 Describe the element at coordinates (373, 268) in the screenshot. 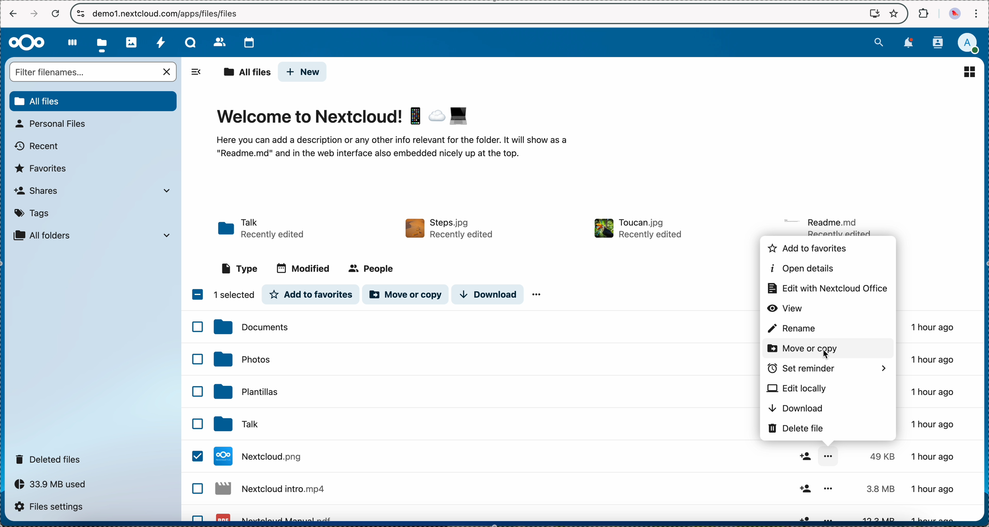

I see `people` at that location.